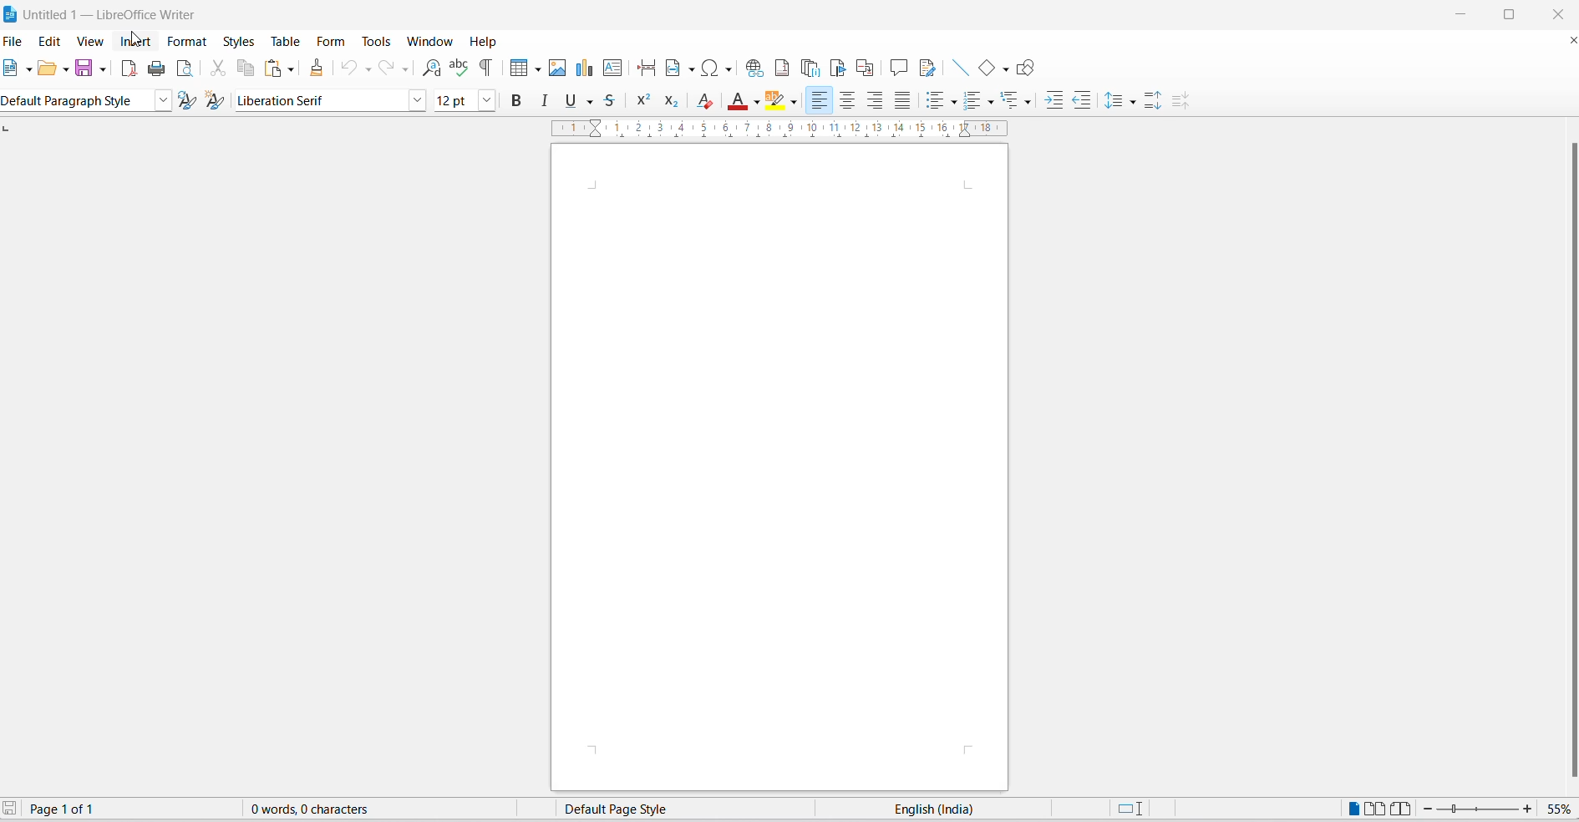  What do you see at coordinates (84, 68) in the screenshot?
I see `save` at bounding box center [84, 68].